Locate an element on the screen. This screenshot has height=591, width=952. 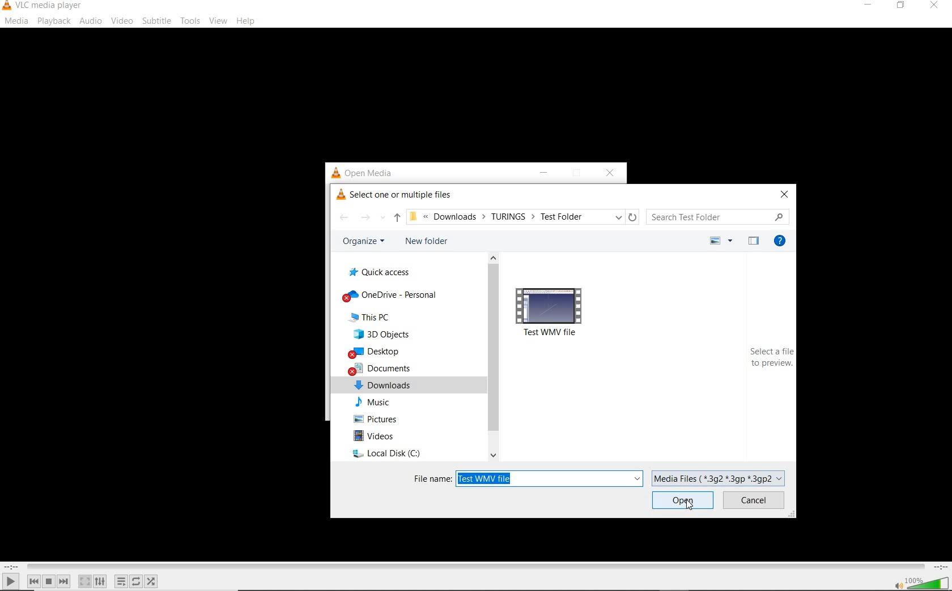
video file is located at coordinates (553, 313).